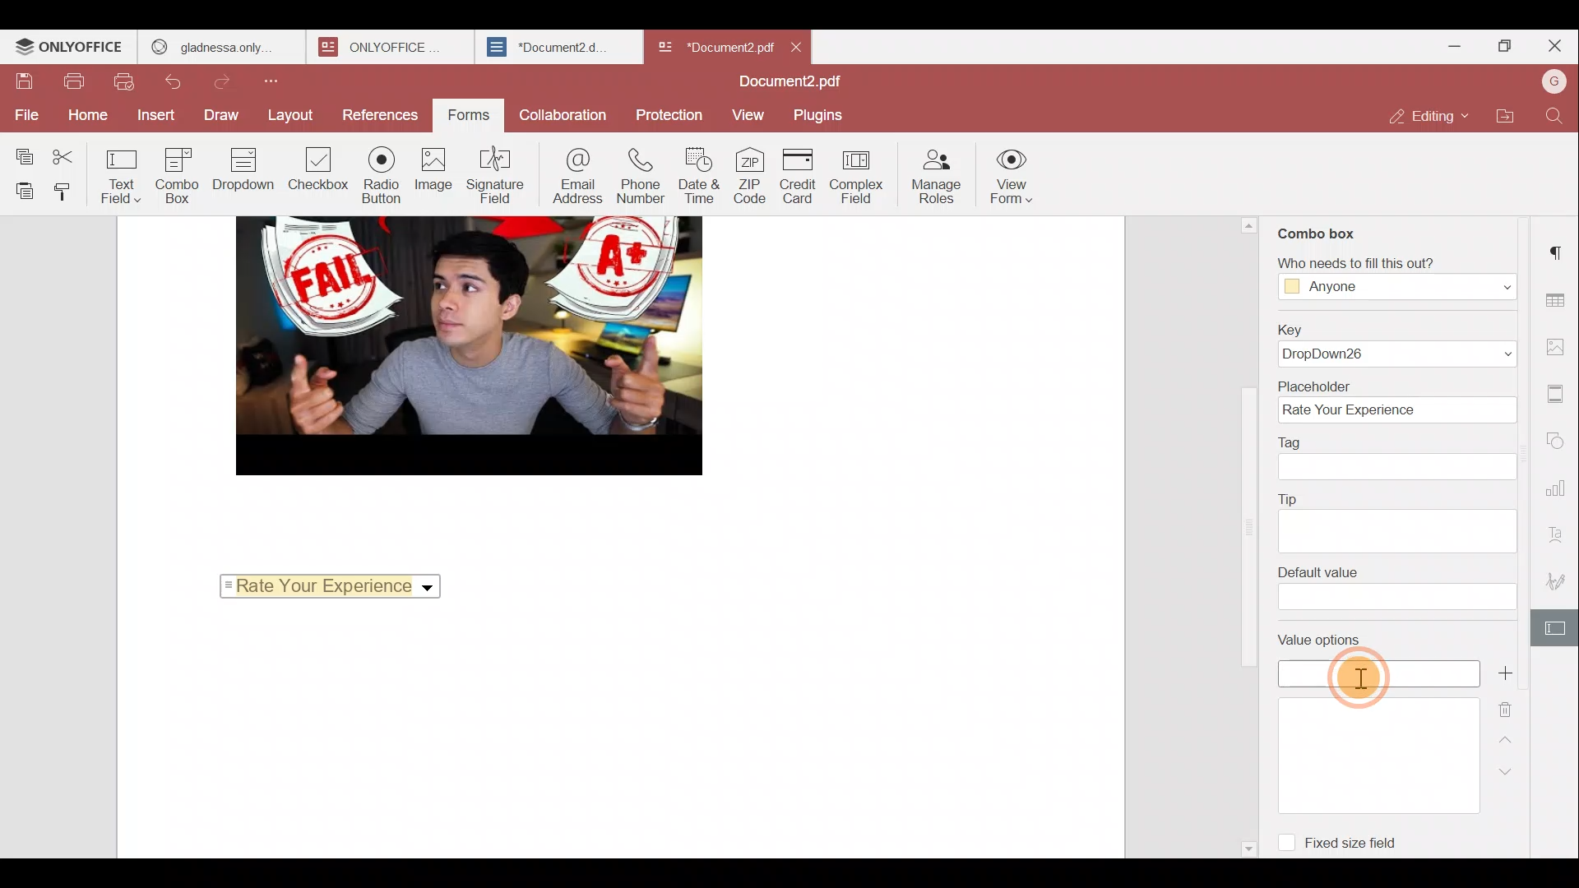 The image size is (1579, 888). What do you see at coordinates (1508, 673) in the screenshot?
I see `Add value` at bounding box center [1508, 673].